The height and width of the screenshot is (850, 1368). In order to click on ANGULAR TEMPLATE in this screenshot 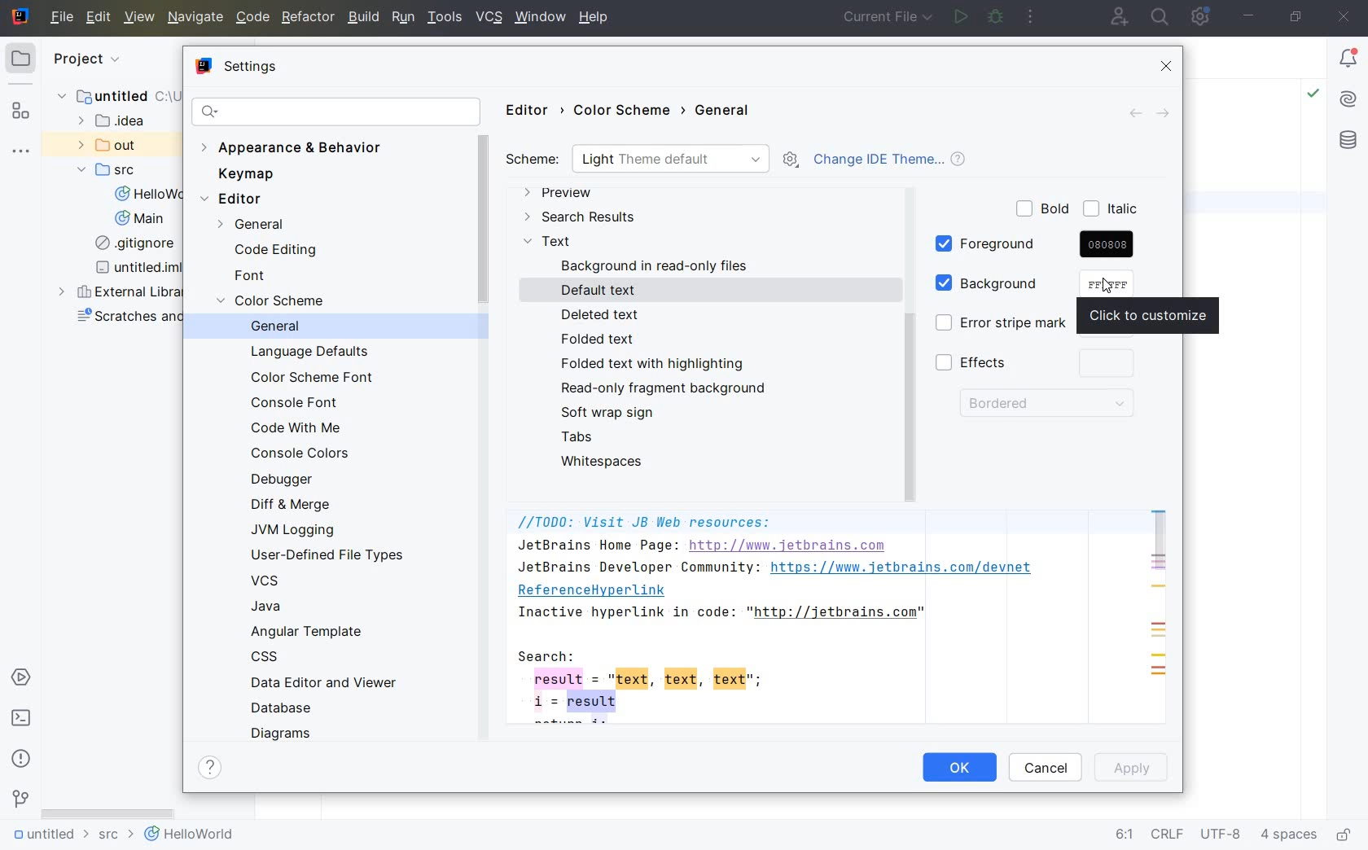, I will do `click(309, 632)`.